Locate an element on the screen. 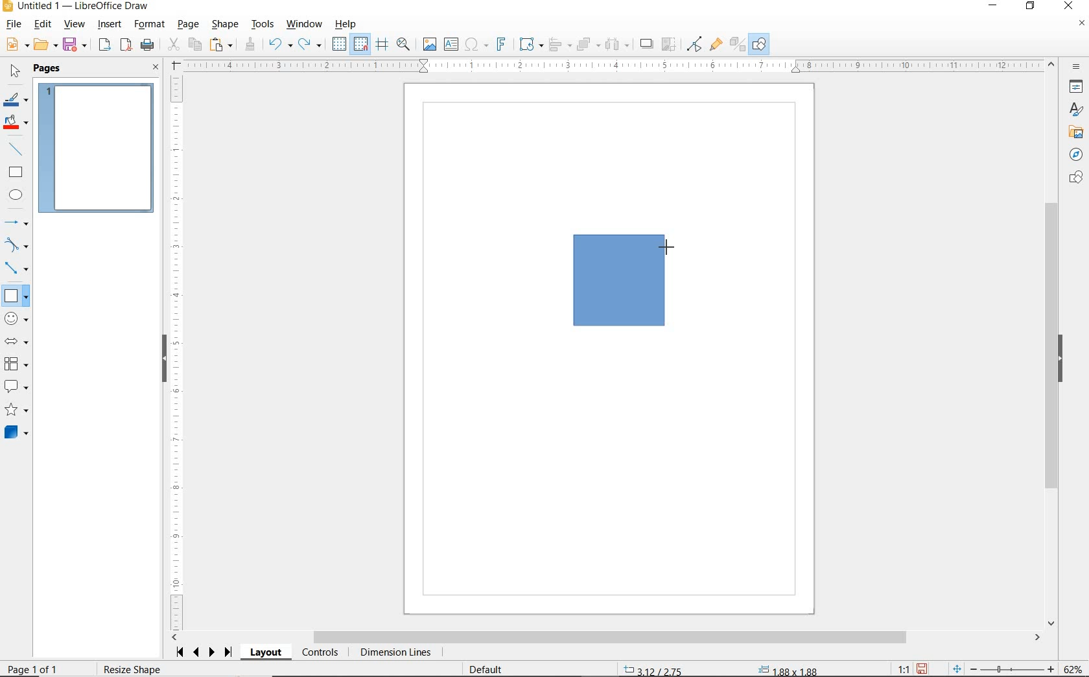 The width and height of the screenshot is (1089, 677). ALIGN OBJECTS is located at coordinates (559, 45).